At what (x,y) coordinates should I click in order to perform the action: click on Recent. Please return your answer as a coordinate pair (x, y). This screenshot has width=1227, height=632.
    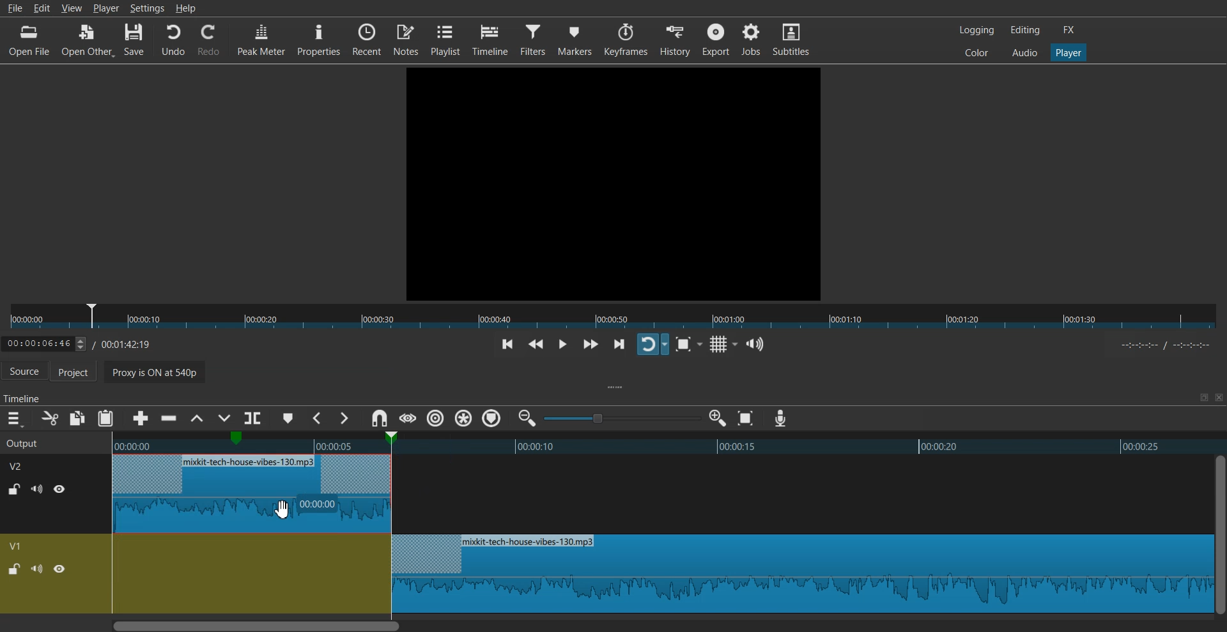
    Looking at the image, I should click on (367, 38).